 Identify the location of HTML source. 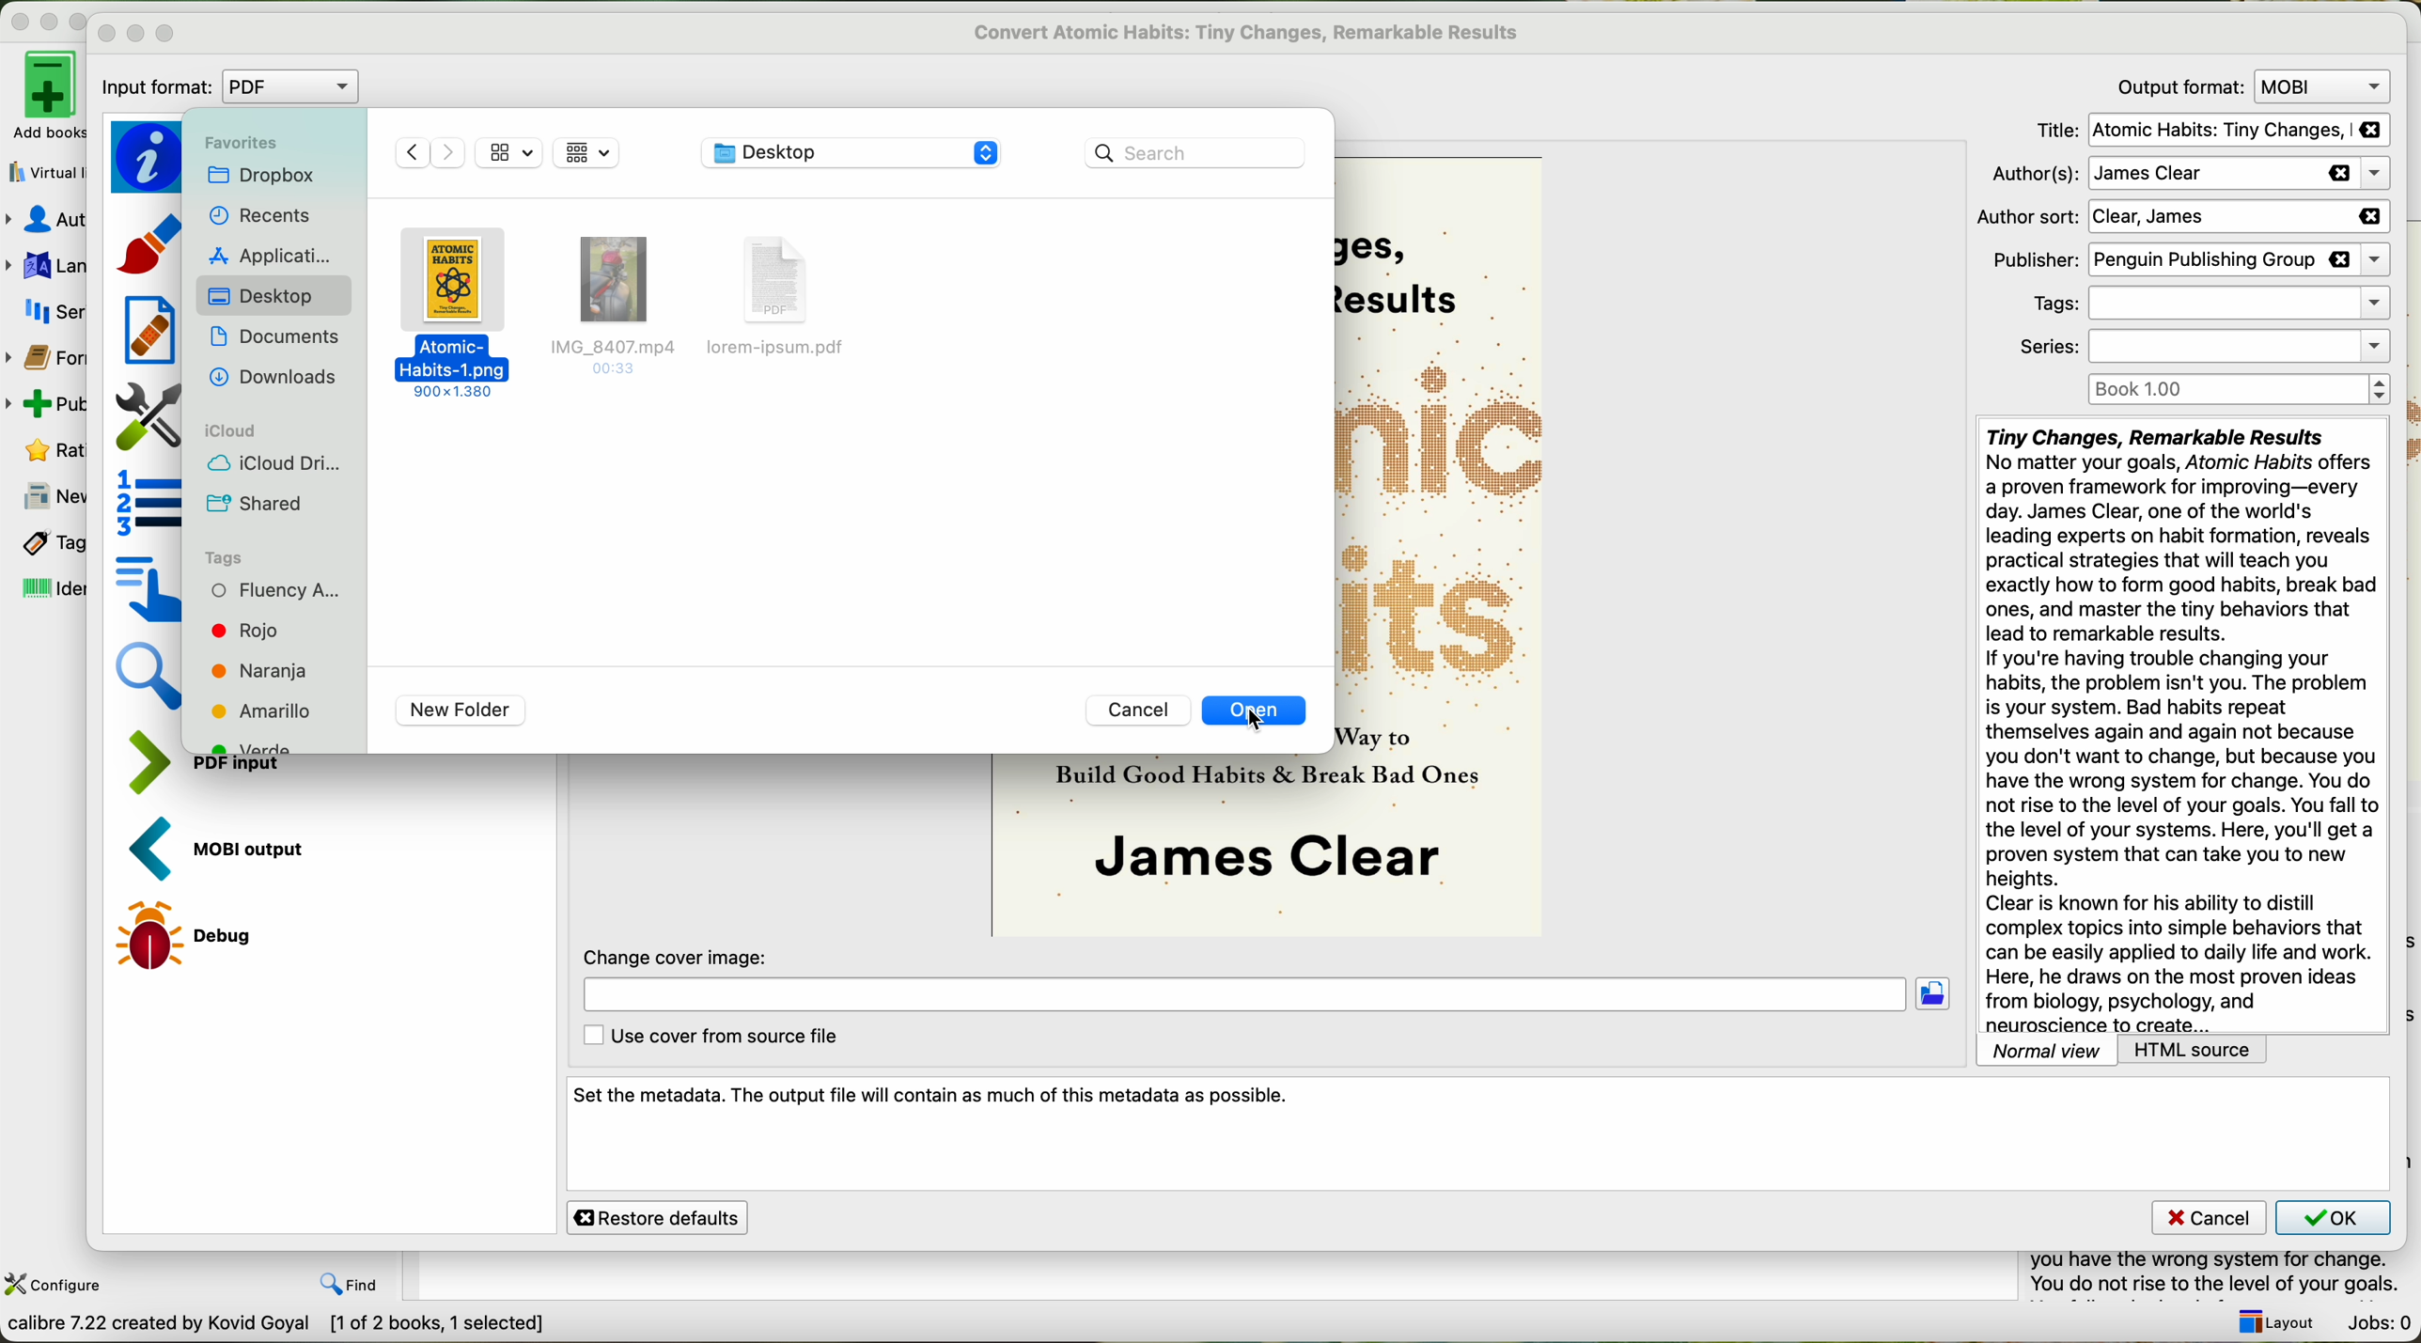
(2195, 1050).